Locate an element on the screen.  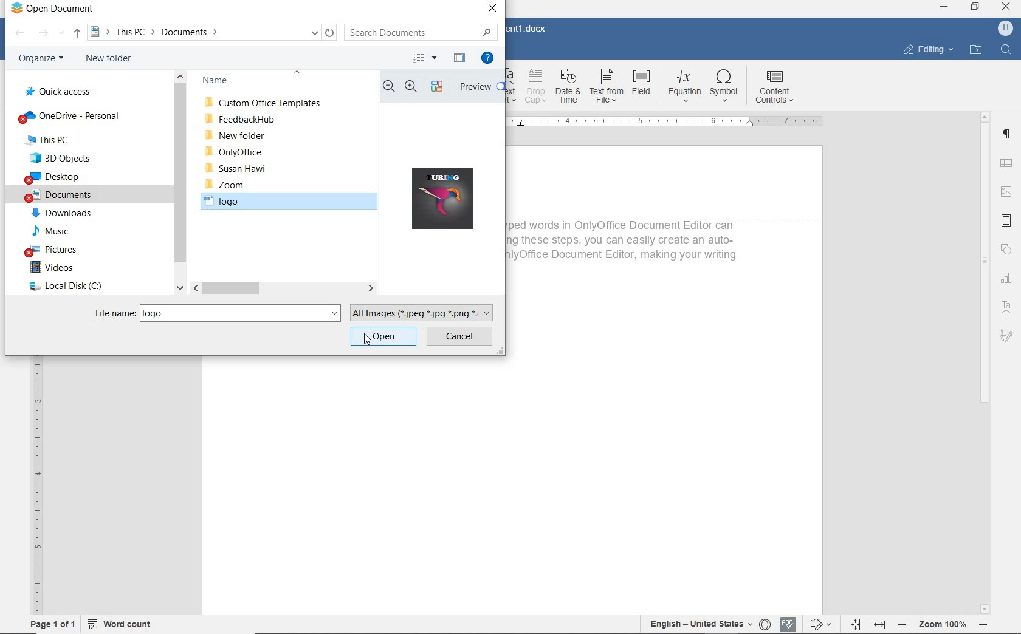
EQUATION is located at coordinates (682, 88).